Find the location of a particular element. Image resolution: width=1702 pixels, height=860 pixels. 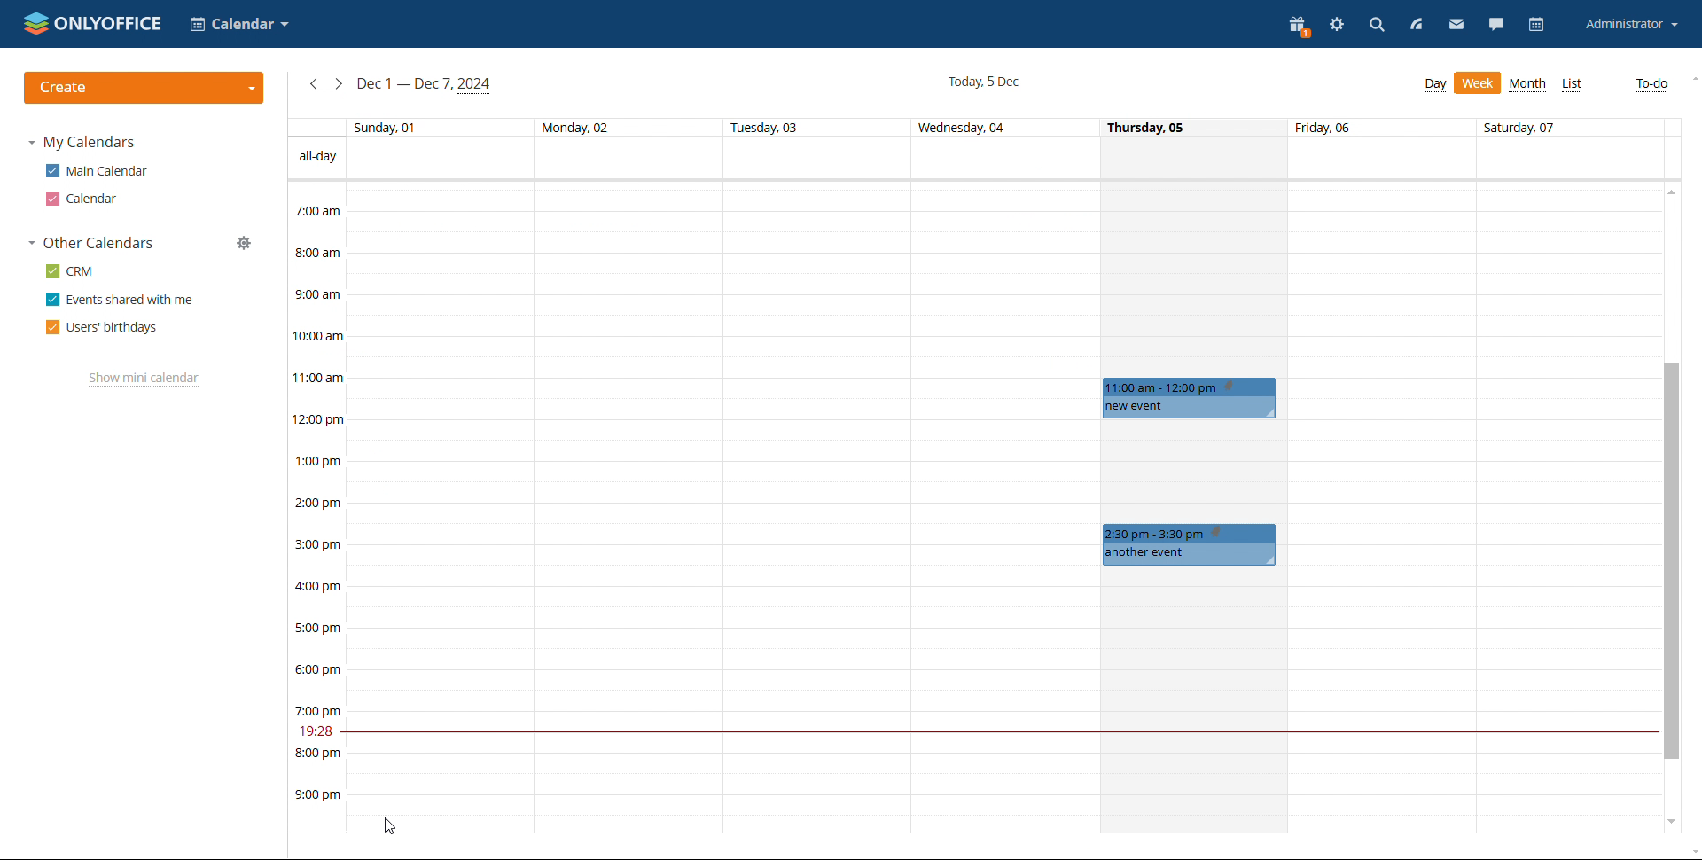

2:30am to 3:30pm is located at coordinates (1191, 531).